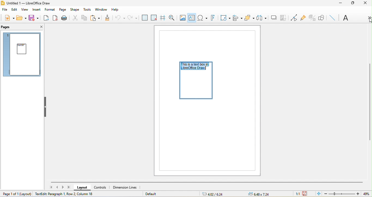  What do you see at coordinates (203, 18) in the screenshot?
I see `special character` at bounding box center [203, 18].